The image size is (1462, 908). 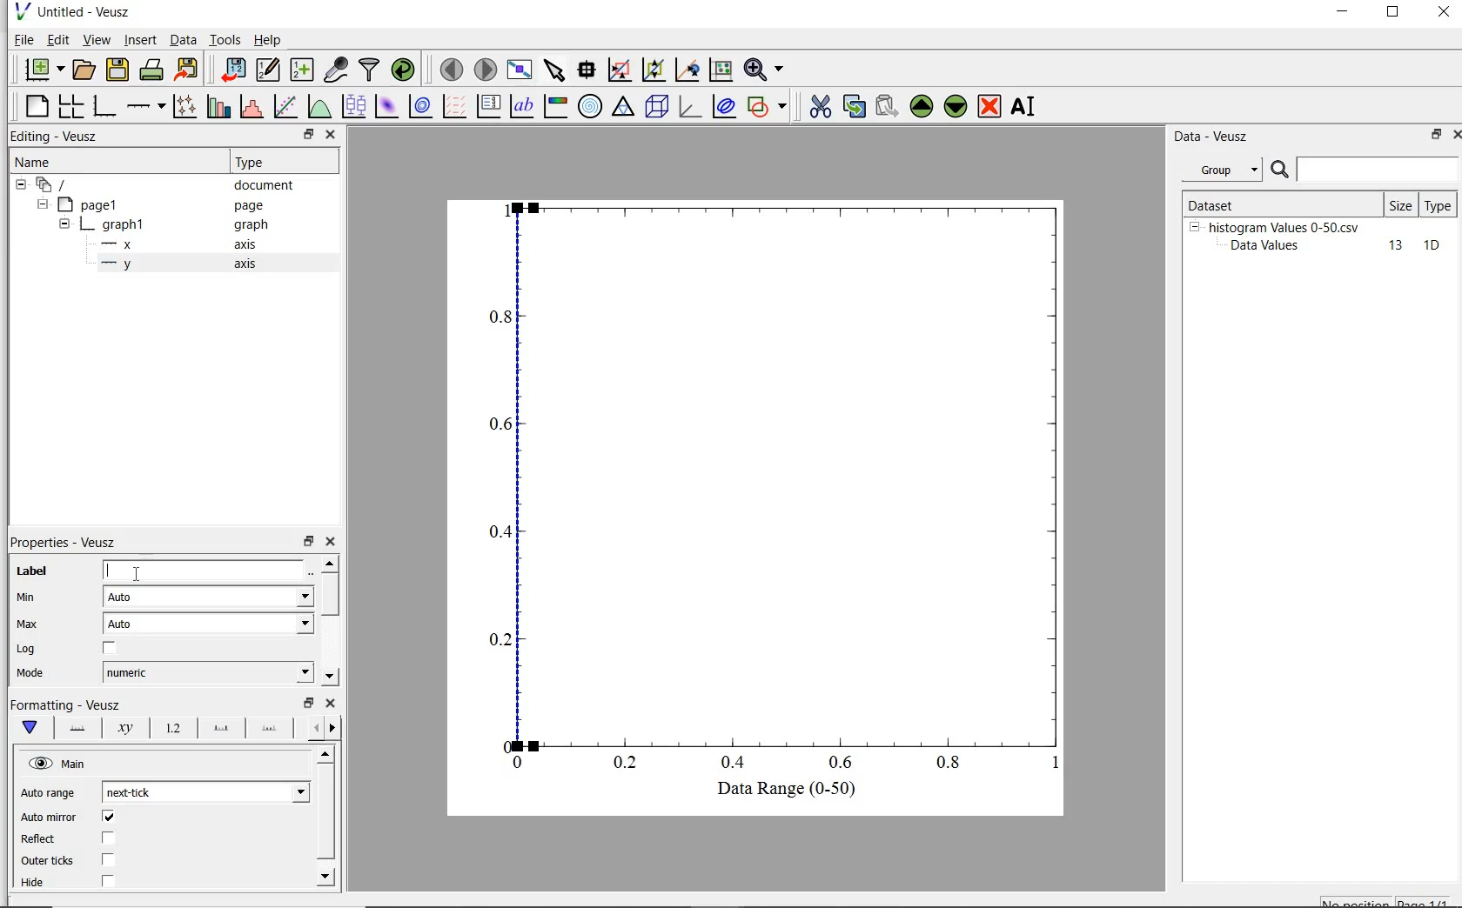 What do you see at coordinates (318, 106) in the screenshot?
I see `plot a function` at bounding box center [318, 106].